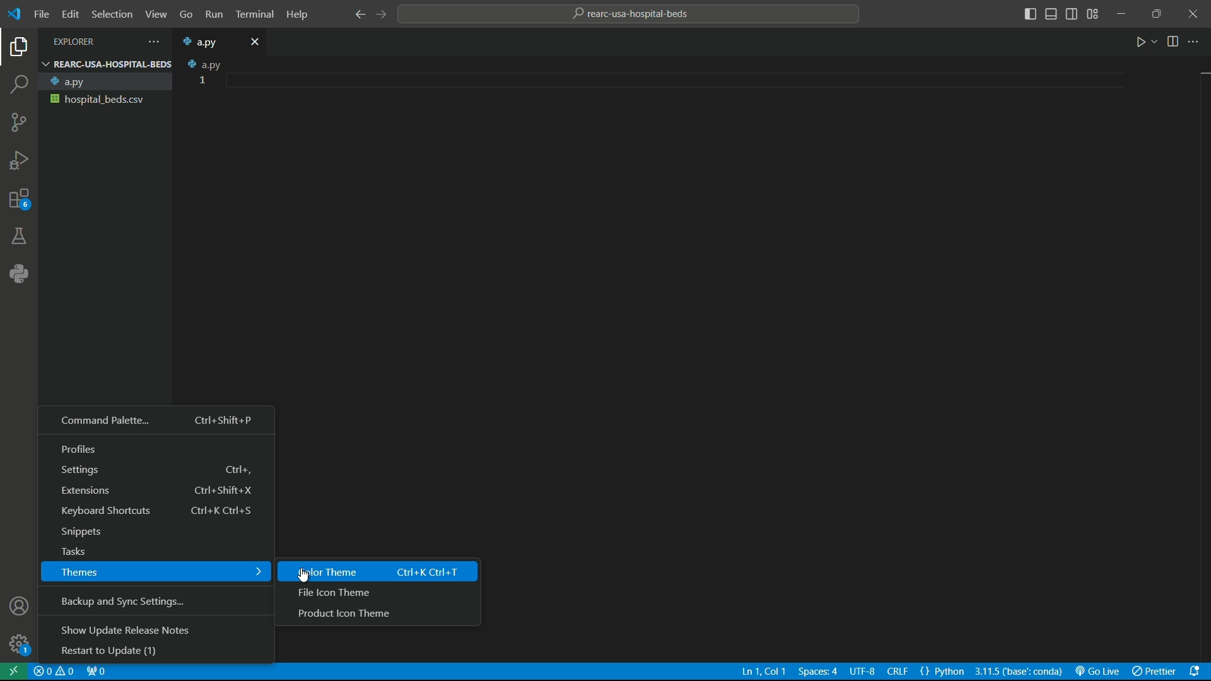 The height and width of the screenshot is (681, 1211). I want to click on show update release notes, so click(153, 631).